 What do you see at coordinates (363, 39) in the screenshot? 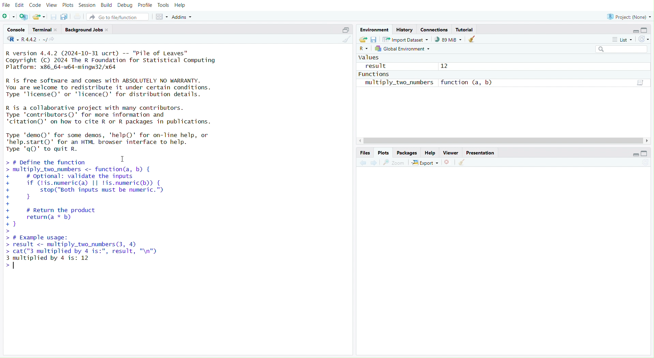
I see `Load workspace` at bounding box center [363, 39].